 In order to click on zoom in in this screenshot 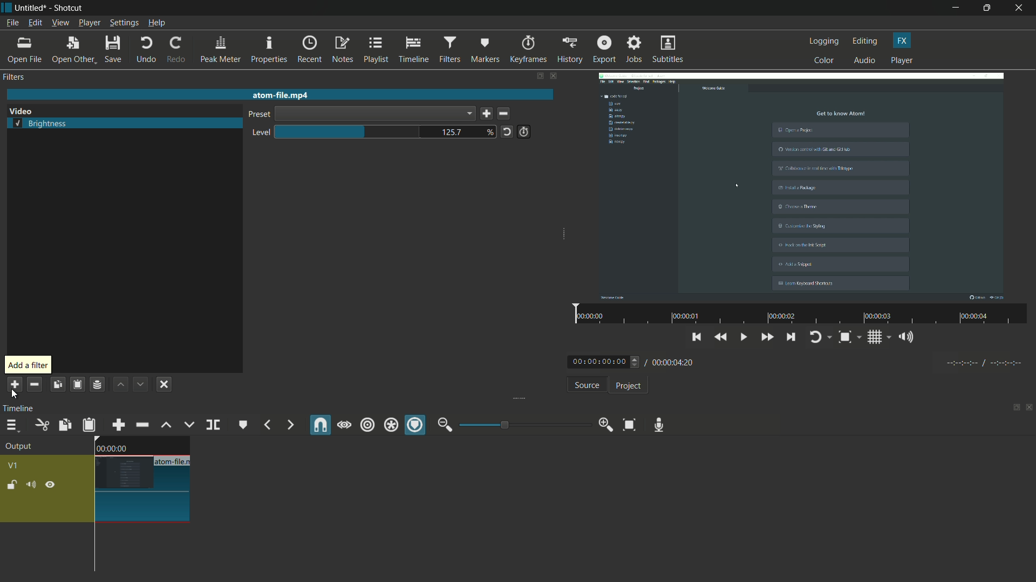, I will do `click(603, 425)`.